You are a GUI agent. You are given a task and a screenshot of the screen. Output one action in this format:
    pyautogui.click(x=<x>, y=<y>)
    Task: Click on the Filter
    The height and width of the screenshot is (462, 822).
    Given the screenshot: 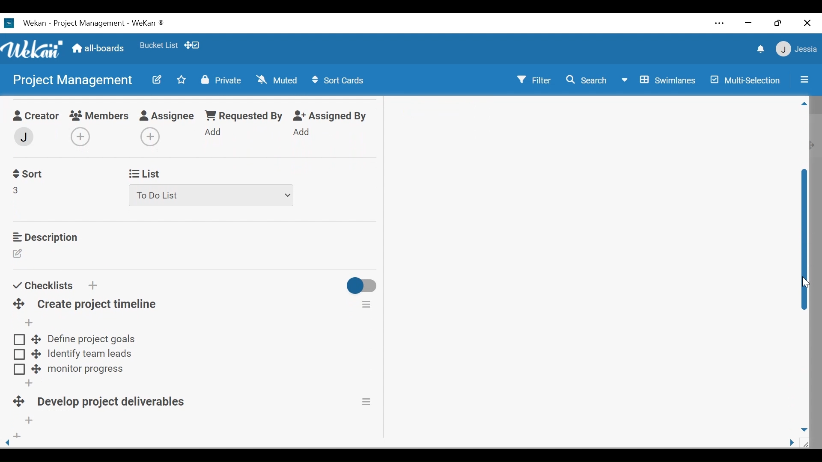 What is the action you would take?
    pyautogui.click(x=534, y=79)
    